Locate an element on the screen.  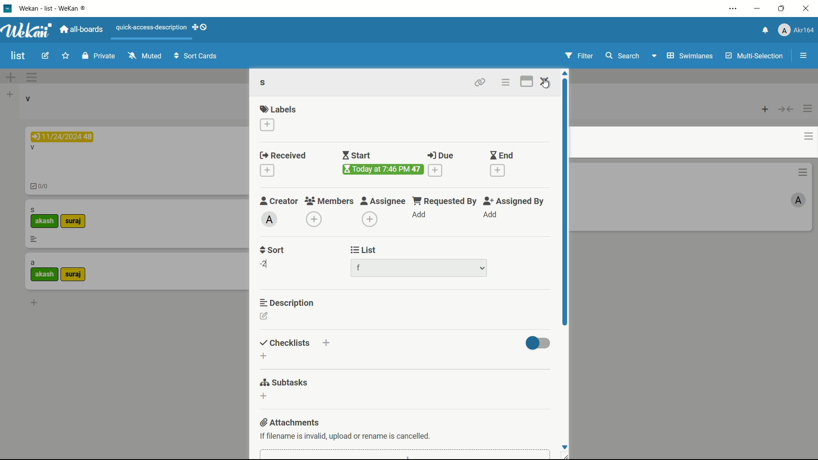
card name is located at coordinates (265, 83).